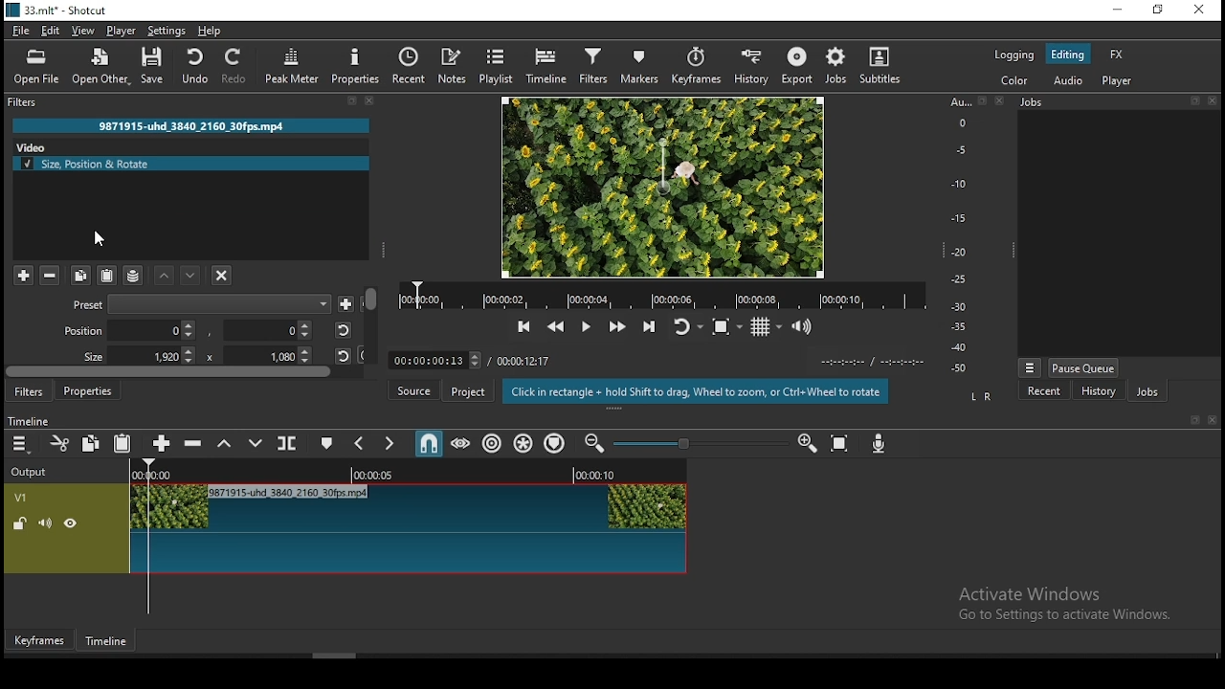 The image size is (1225, 689). What do you see at coordinates (524, 324) in the screenshot?
I see `skip to previous point` at bounding box center [524, 324].